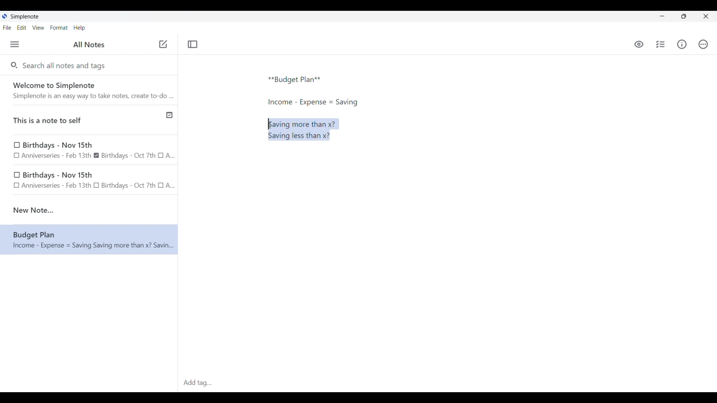 The image size is (717, 403). Describe the element at coordinates (91, 90) in the screenshot. I see `Software welcome note` at that location.